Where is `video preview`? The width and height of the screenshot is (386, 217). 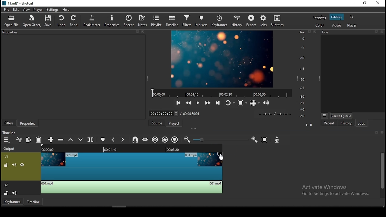 video preview is located at coordinates (220, 59).